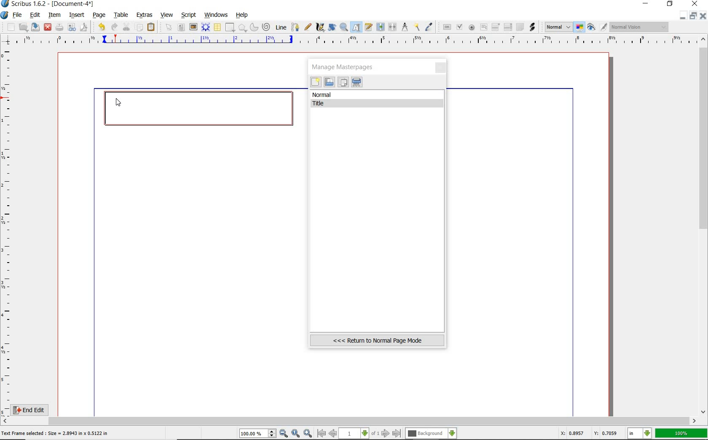  What do you see at coordinates (375, 434) in the screenshot?
I see `of 1` at bounding box center [375, 434].